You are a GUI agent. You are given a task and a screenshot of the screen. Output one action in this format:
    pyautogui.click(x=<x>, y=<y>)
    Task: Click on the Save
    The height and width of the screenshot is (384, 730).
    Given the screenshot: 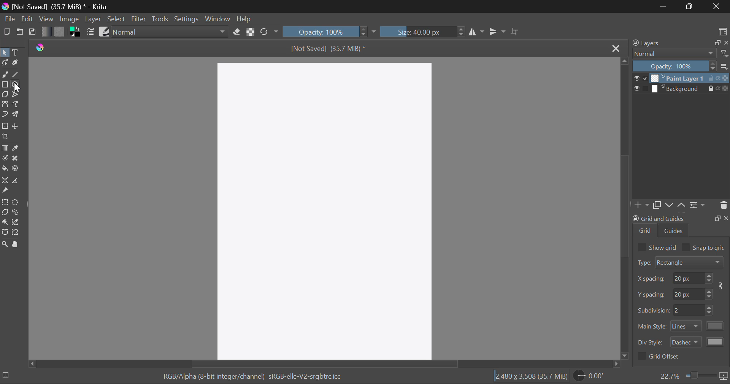 What is the action you would take?
    pyautogui.click(x=33, y=33)
    